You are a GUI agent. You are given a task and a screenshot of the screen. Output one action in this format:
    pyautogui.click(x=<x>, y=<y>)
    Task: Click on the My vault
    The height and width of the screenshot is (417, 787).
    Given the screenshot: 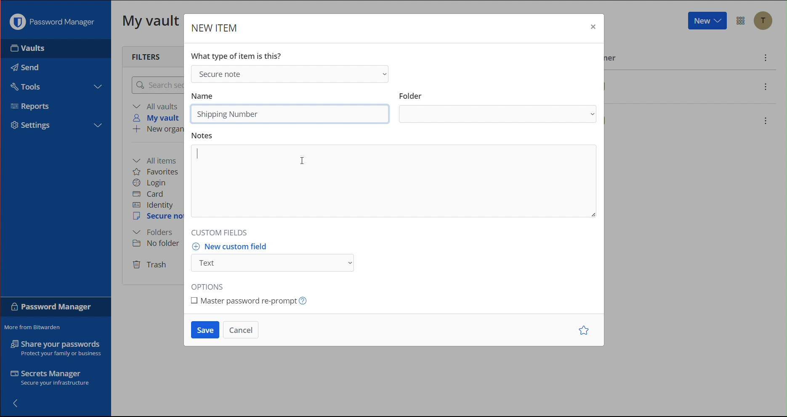 What is the action you would take?
    pyautogui.click(x=156, y=117)
    